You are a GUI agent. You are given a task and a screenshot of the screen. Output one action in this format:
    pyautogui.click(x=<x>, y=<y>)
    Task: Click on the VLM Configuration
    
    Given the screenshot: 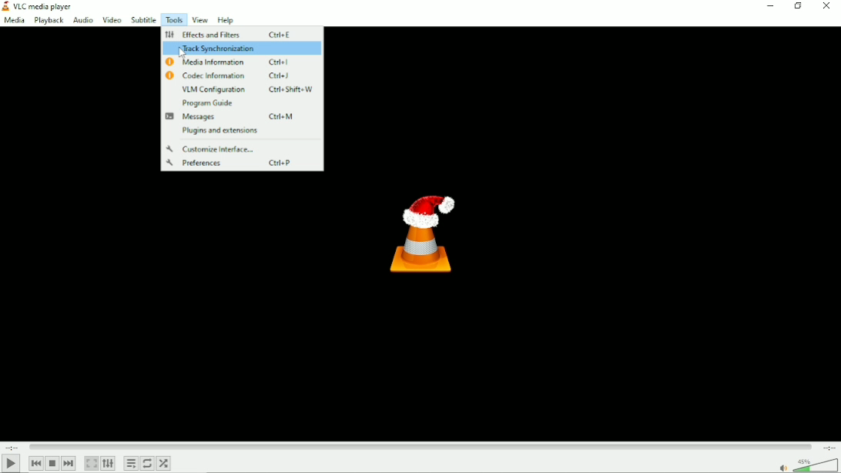 What is the action you would take?
    pyautogui.click(x=246, y=89)
    